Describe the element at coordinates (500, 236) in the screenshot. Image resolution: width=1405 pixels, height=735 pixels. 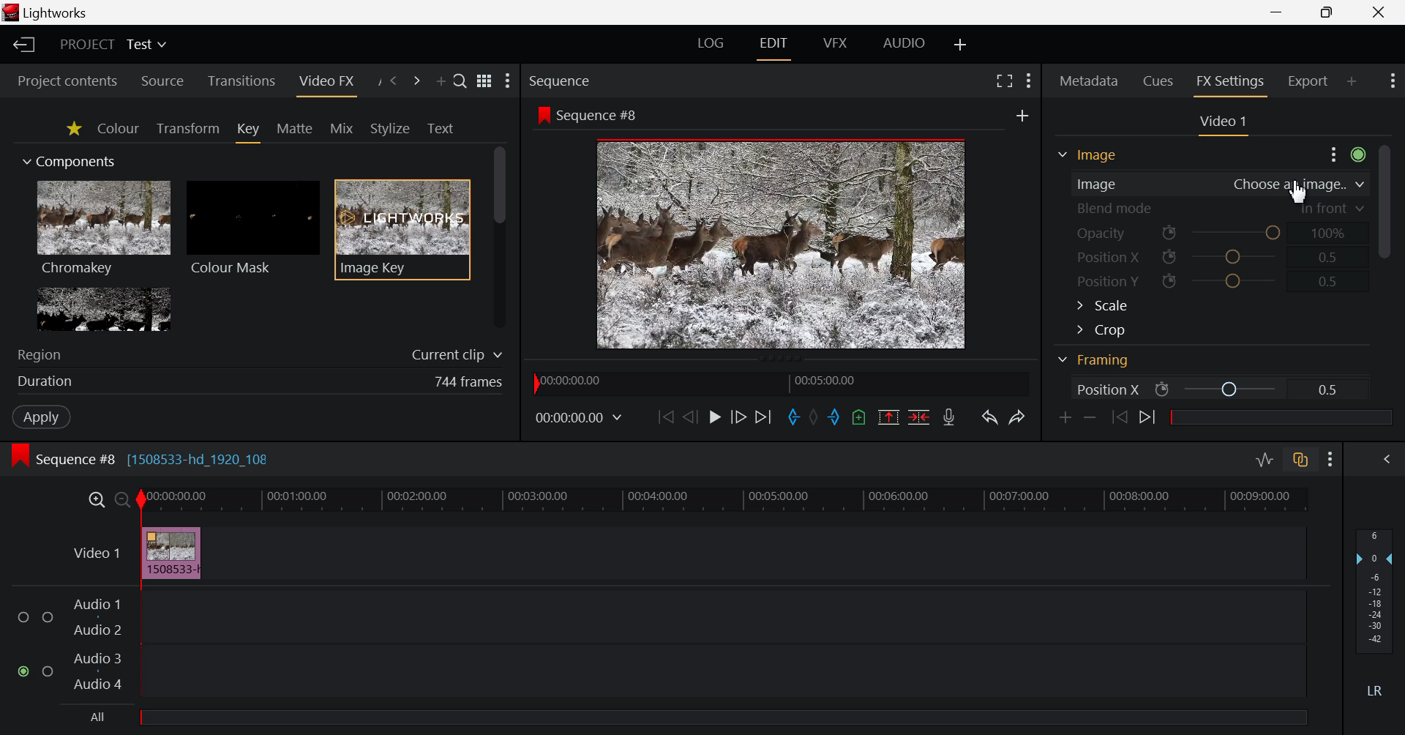
I see `Scroll Bar` at that location.